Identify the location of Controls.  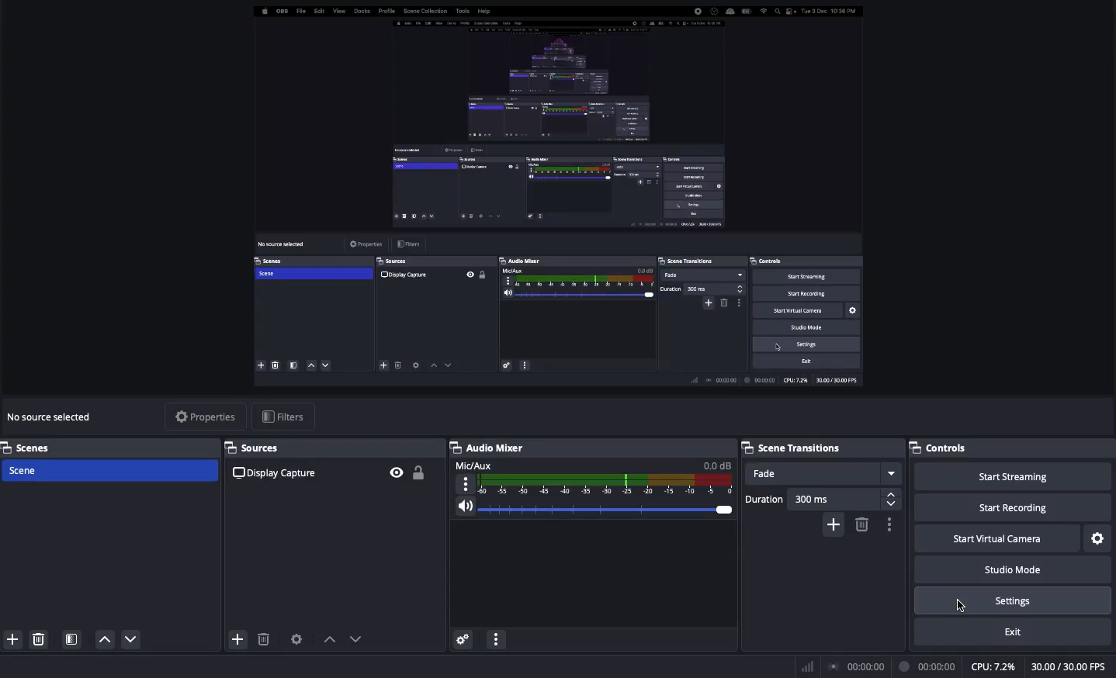
(940, 448).